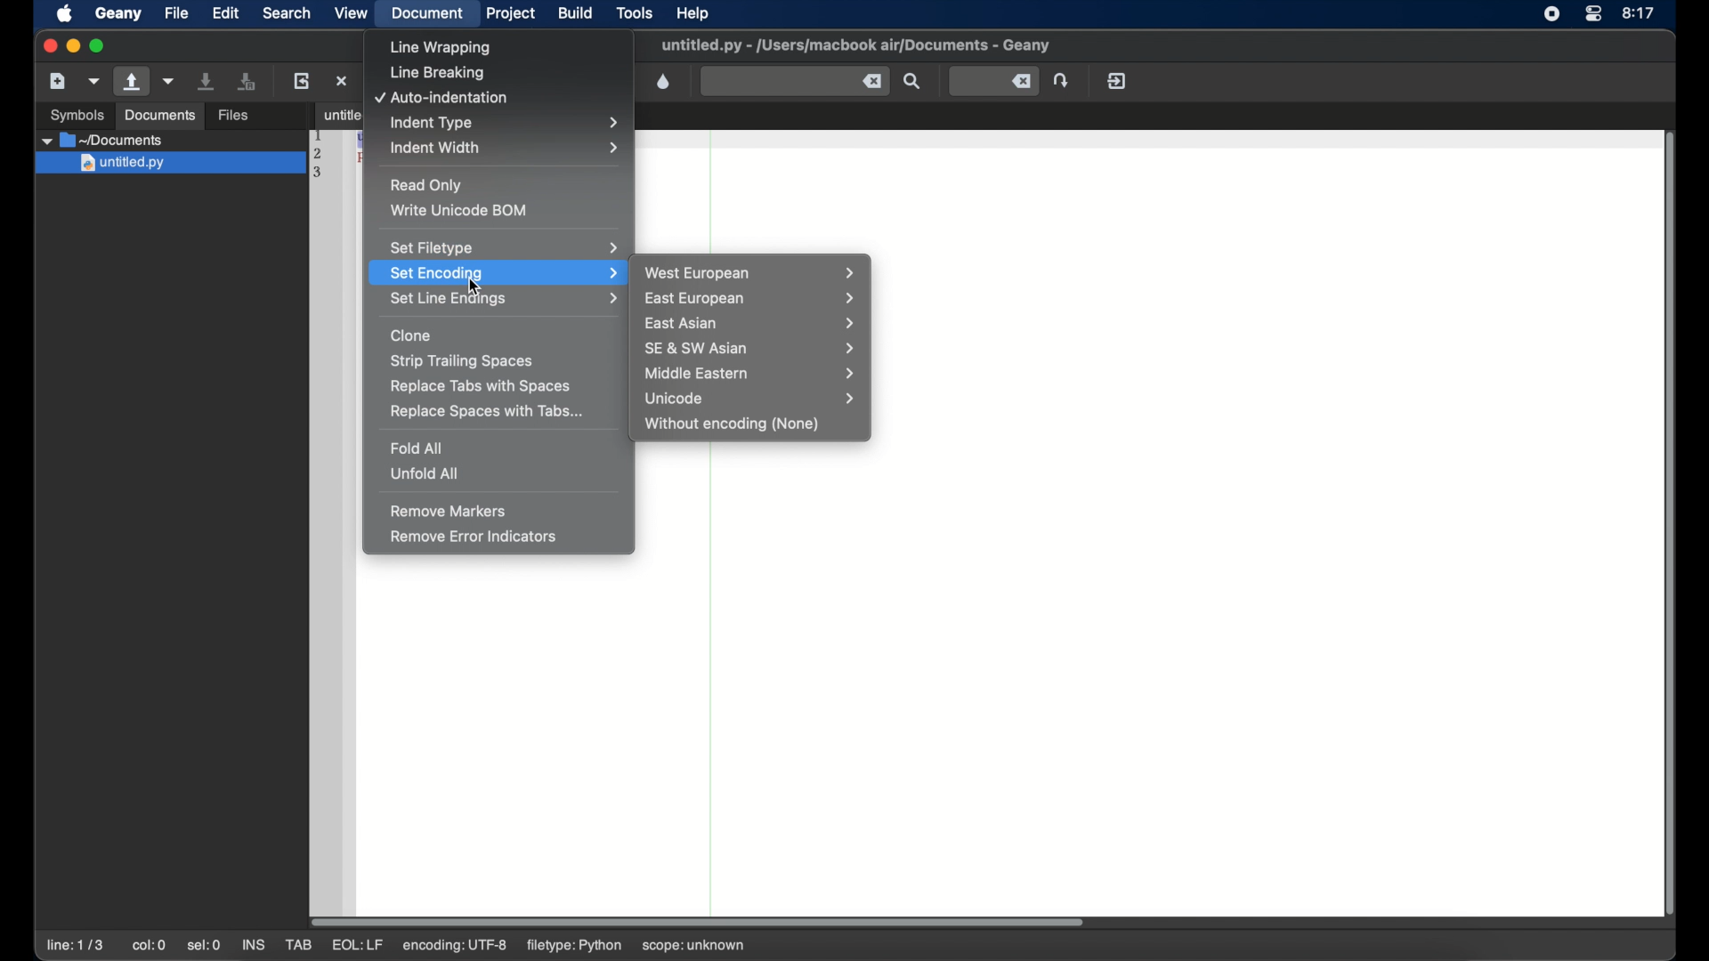 The image size is (1709, 961). Describe the element at coordinates (693, 13) in the screenshot. I see `help` at that location.